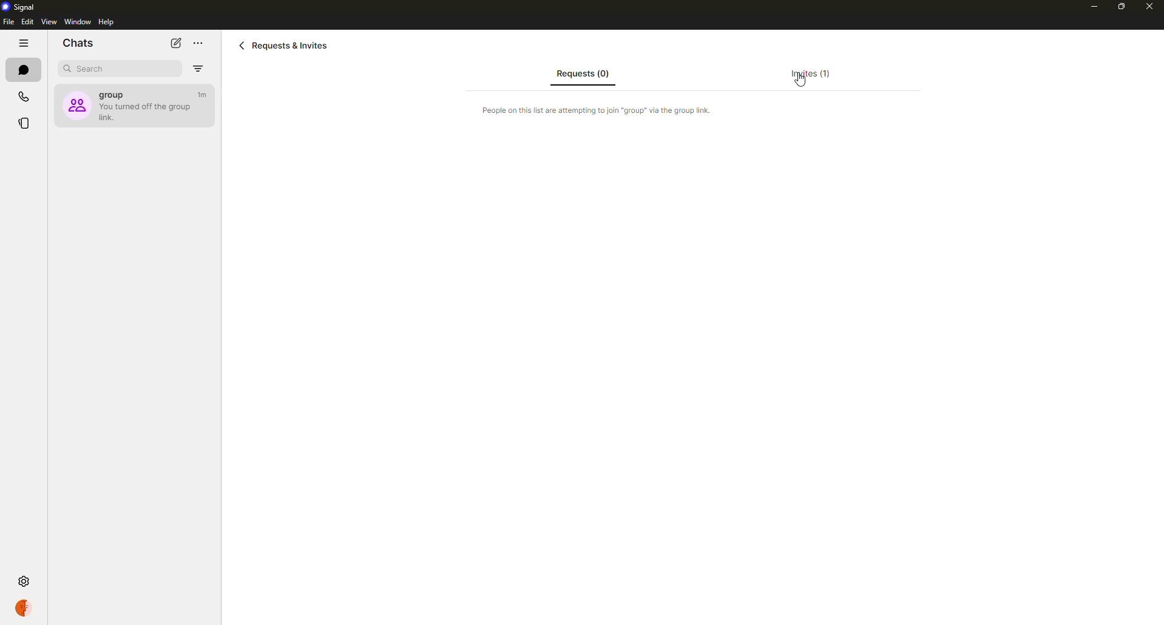  Describe the element at coordinates (132, 104) in the screenshot. I see `group` at that location.